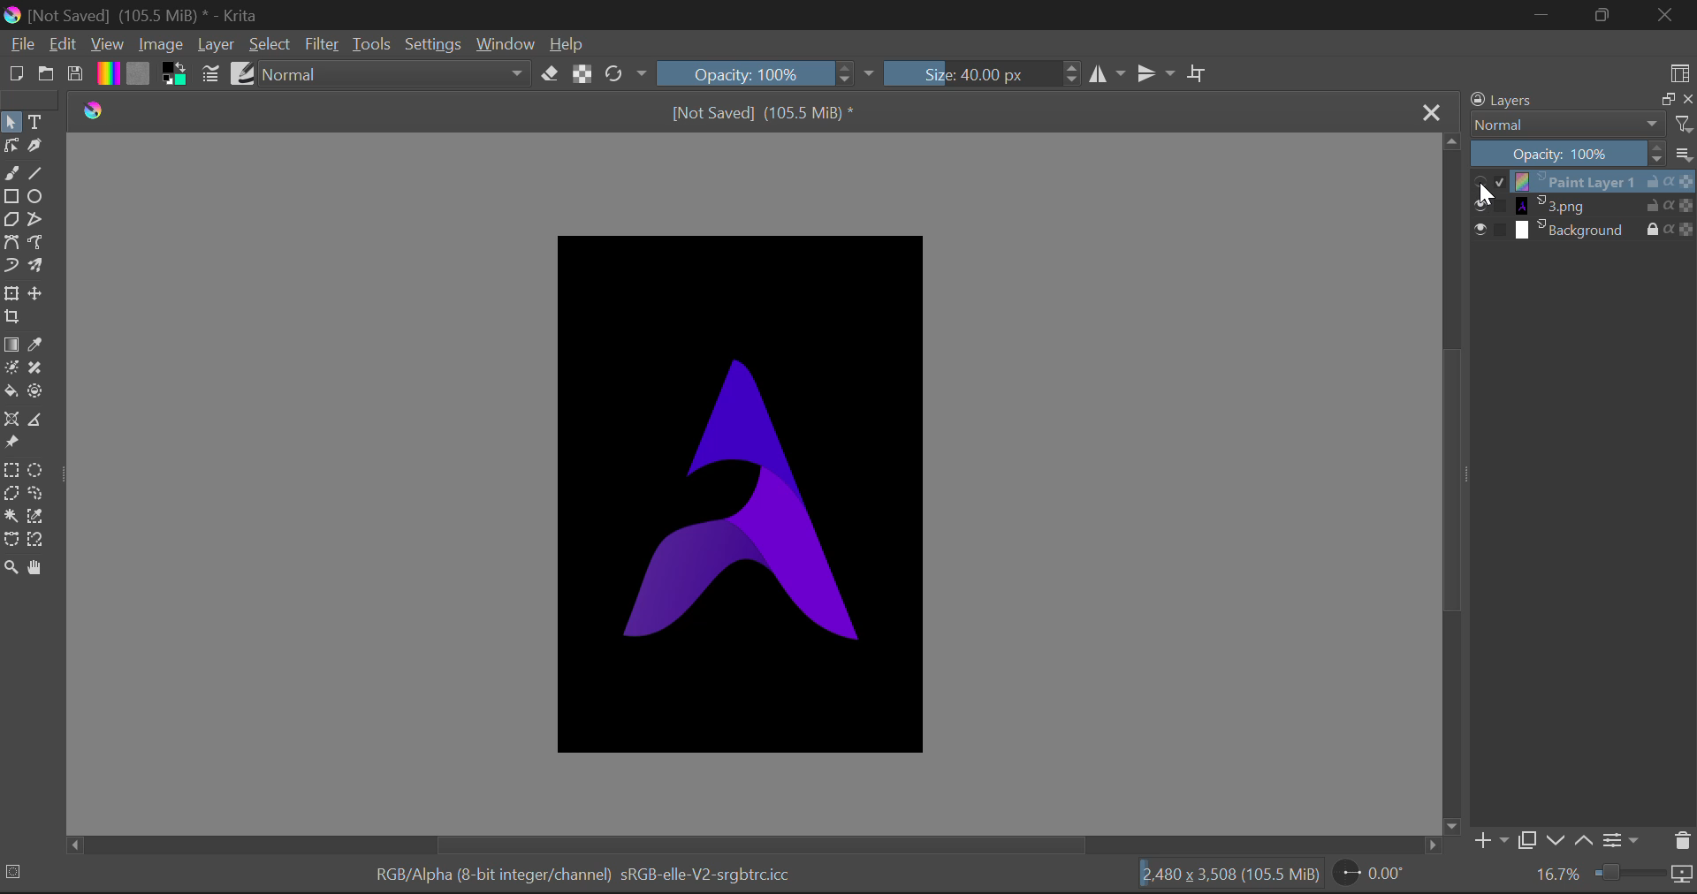 This screenshot has width=1697, height=894. Describe the element at coordinates (969, 75) in the screenshot. I see `Brush Size` at that location.